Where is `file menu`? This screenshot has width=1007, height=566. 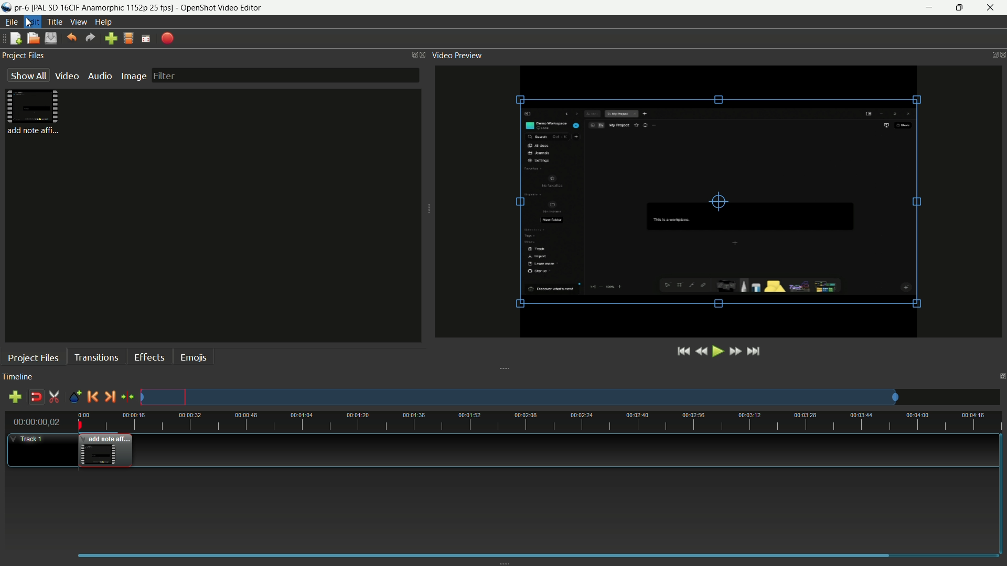 file menu is located at coordinates (9, 23).